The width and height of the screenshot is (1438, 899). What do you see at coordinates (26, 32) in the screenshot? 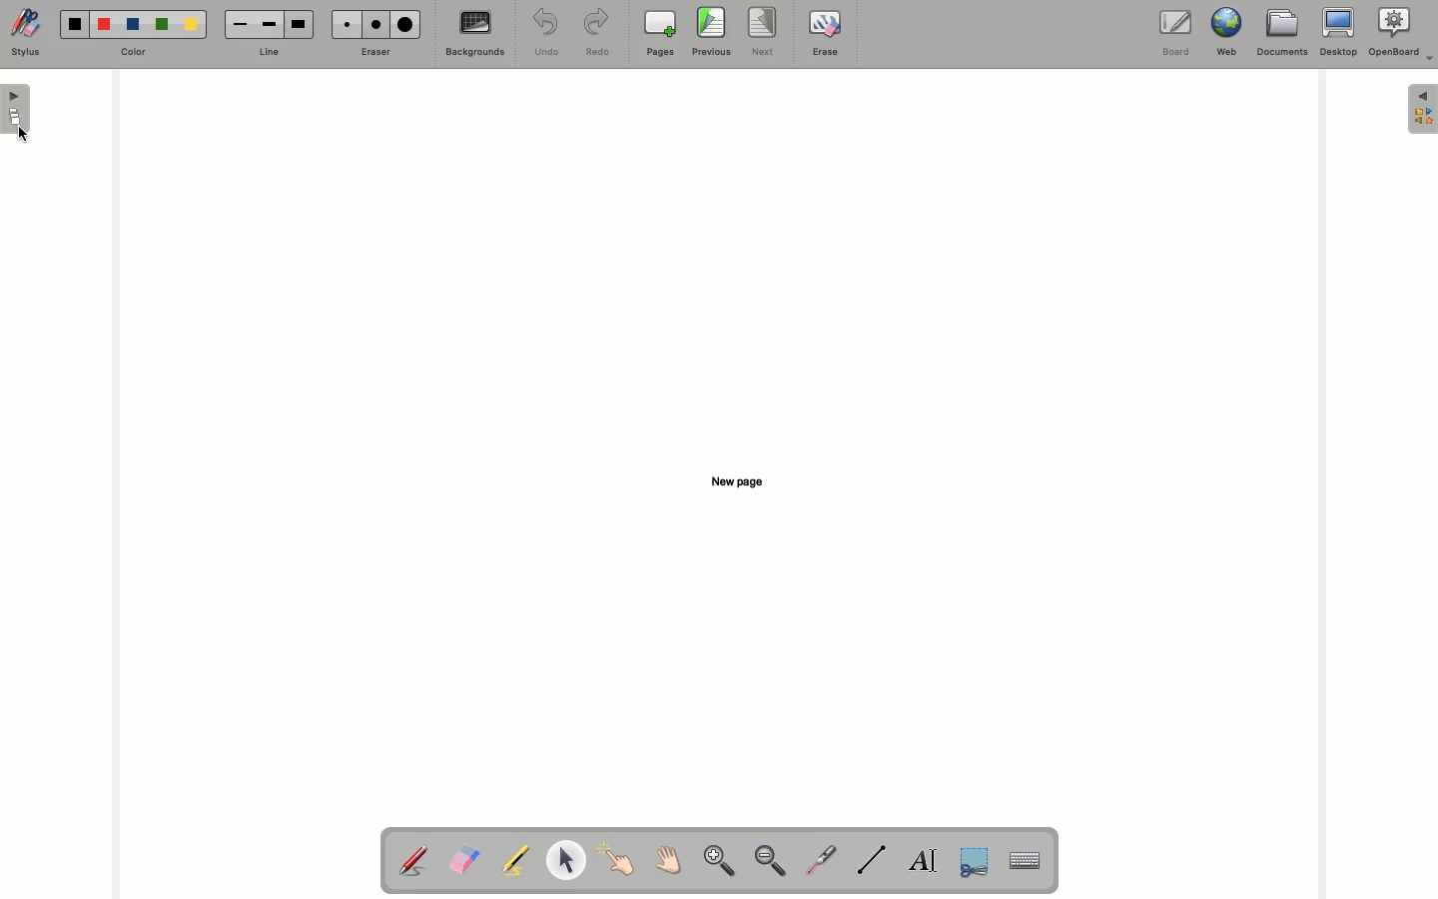
I see `Stylus` at bounding box center [26, 32].